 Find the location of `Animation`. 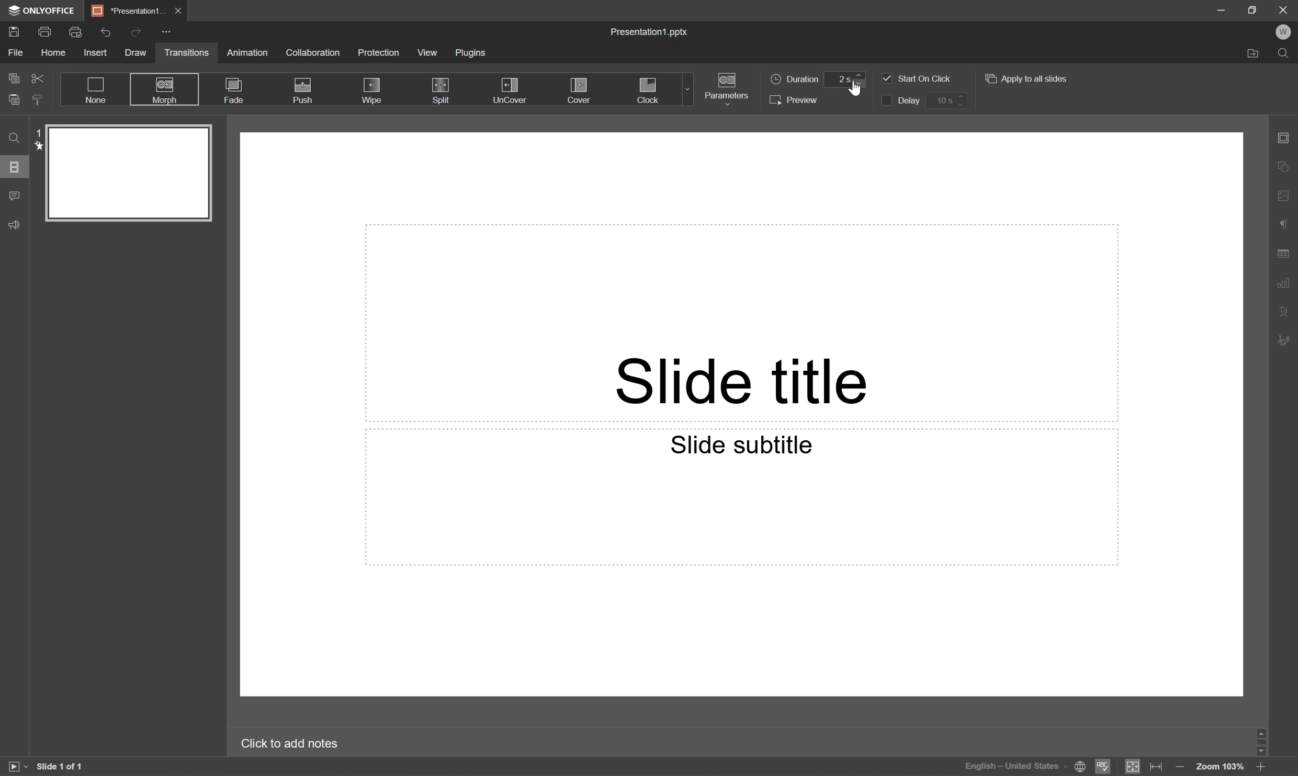

Animation is located at coordinates (247, 52).